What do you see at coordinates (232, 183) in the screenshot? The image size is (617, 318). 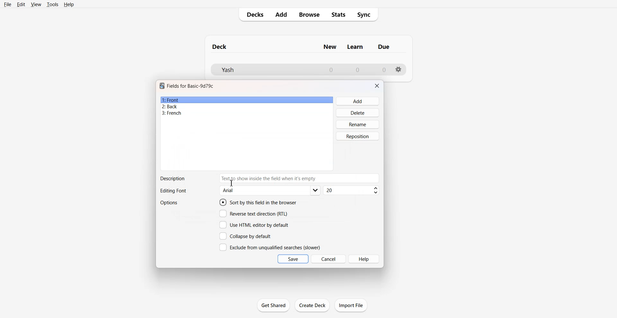 I see `Text Cursor` at bounding box center [232, 183].